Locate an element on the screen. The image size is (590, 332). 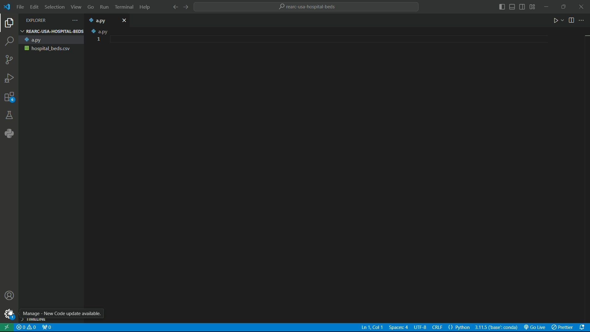
explorer is located at coordinates (10, 24).